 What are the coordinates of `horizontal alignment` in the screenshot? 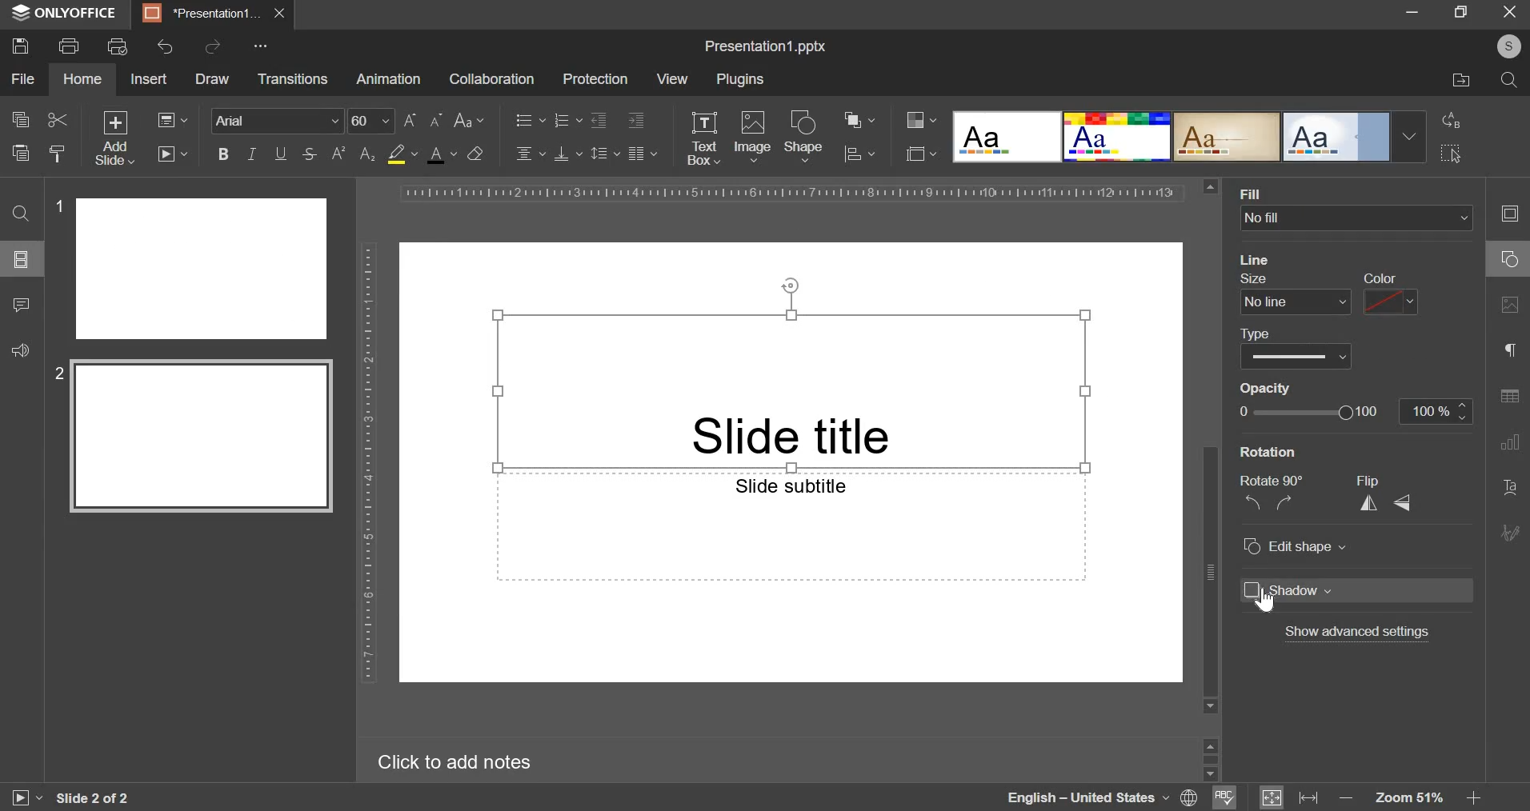 It's located at (530, 151).